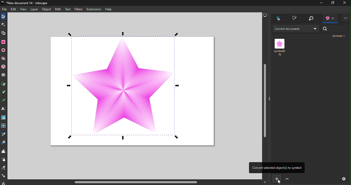 This screenshot has width=351, height=185. I want to click on Gradient tool, so click(4, 118).